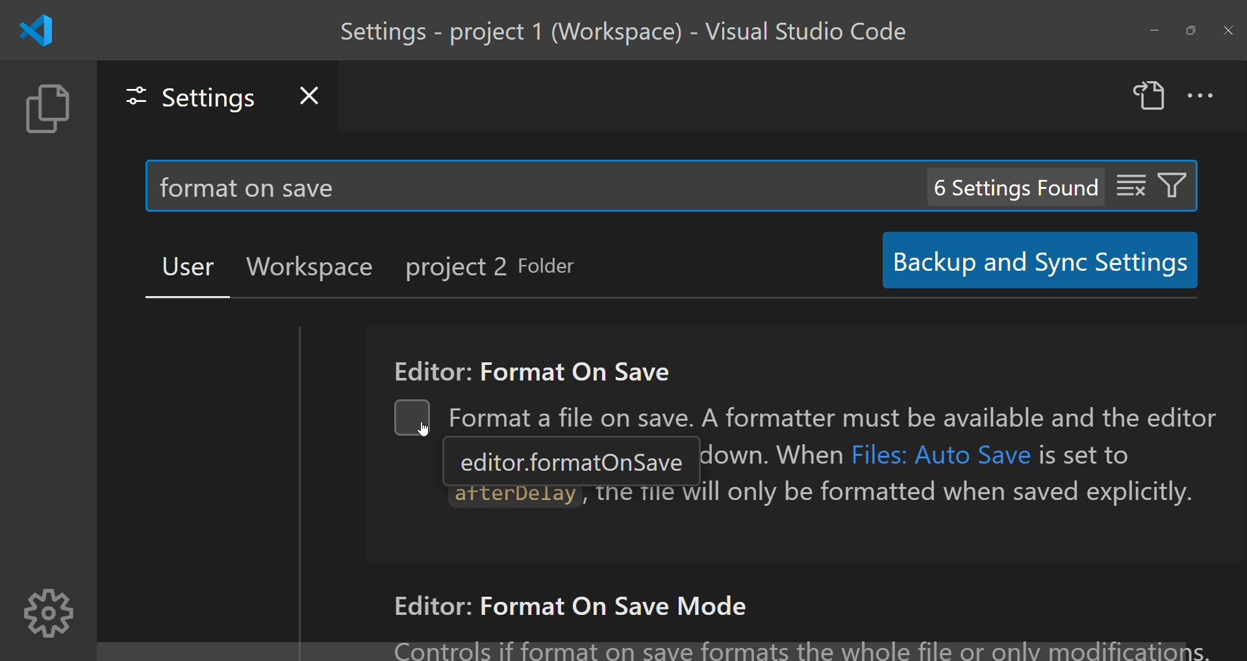 The height and width of the screenshot is (661, 1247). Describe the element at coordinates (1204, 96) in the screenshot. I see `more actions` at that location.